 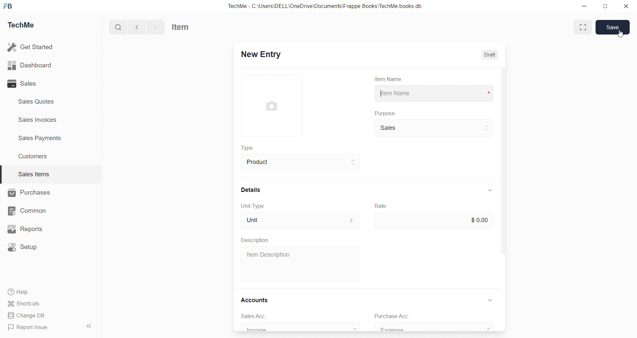 I want to click on Sales invoices, so click(x=39, y=120).